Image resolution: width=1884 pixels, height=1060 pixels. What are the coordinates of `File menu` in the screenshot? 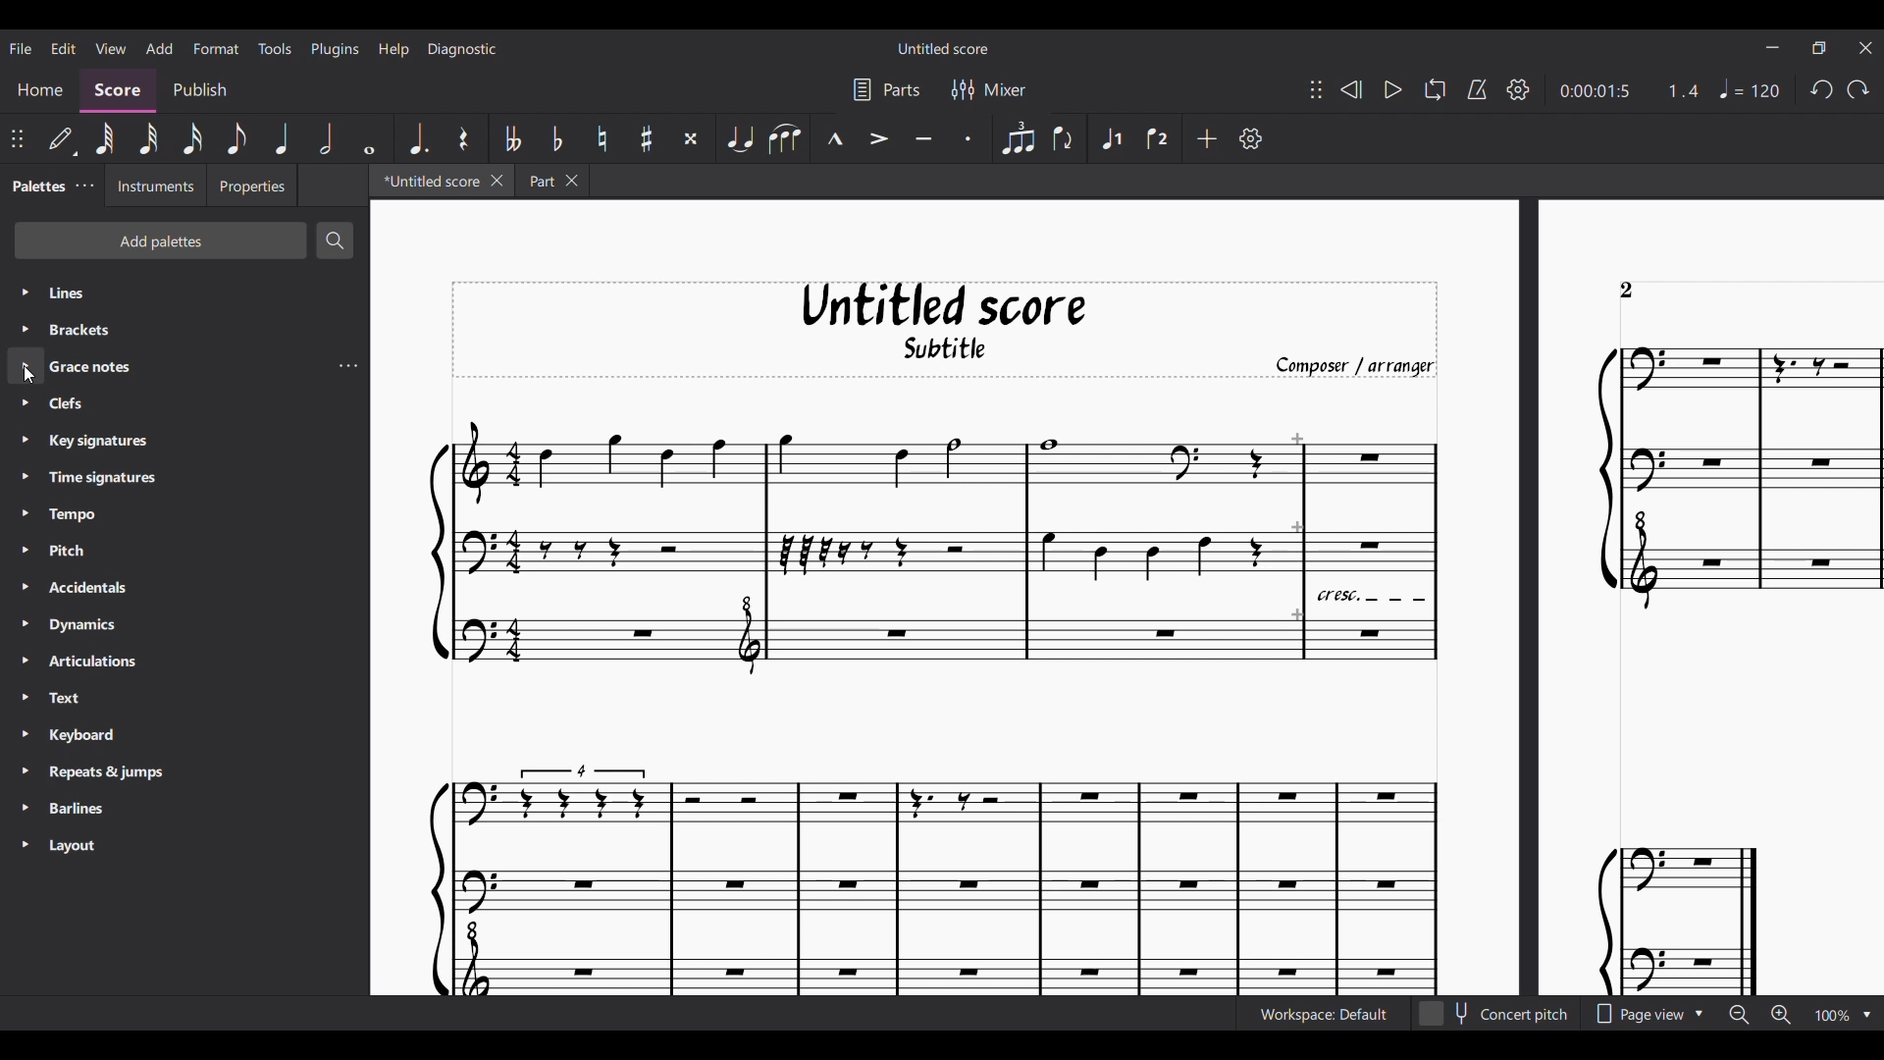 It's located at (21, 48).